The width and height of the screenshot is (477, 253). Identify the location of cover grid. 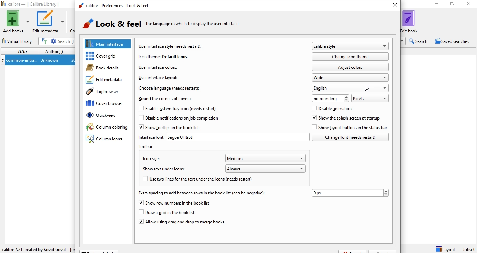
(109, 56).